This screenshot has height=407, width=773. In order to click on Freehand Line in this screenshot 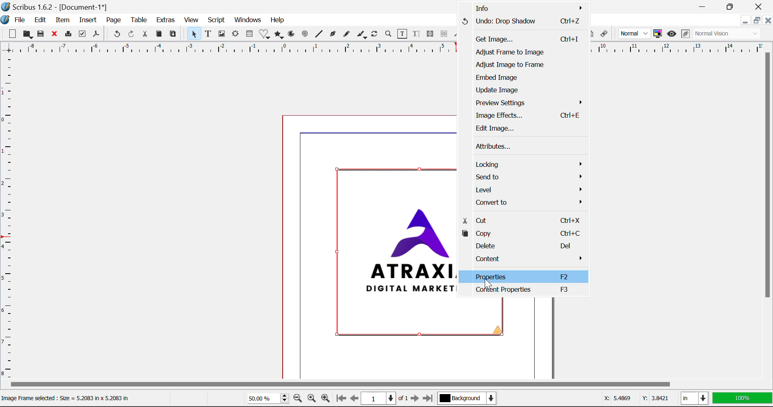, I will do `click(348, 36)`.